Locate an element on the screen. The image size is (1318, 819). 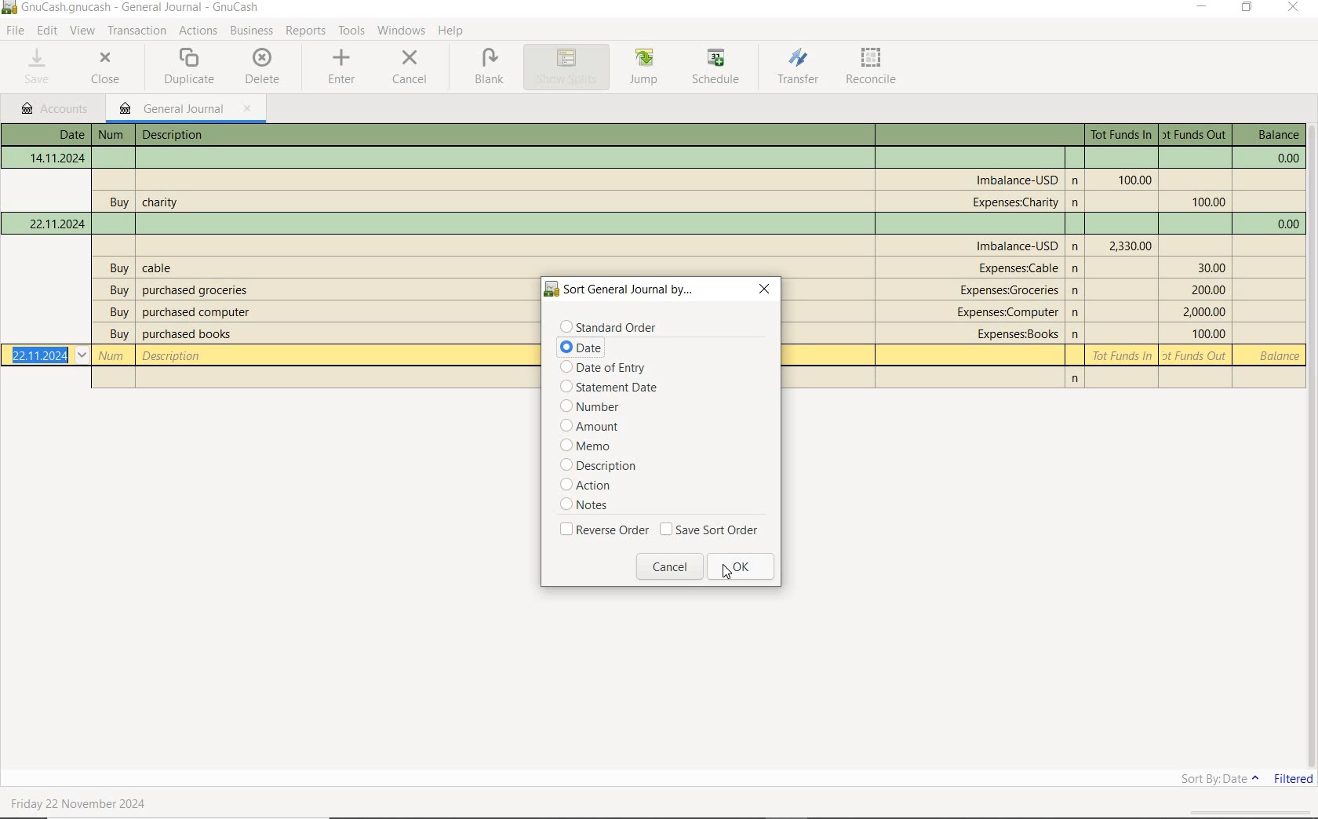
save sort order is located at coordinates (712, 533).